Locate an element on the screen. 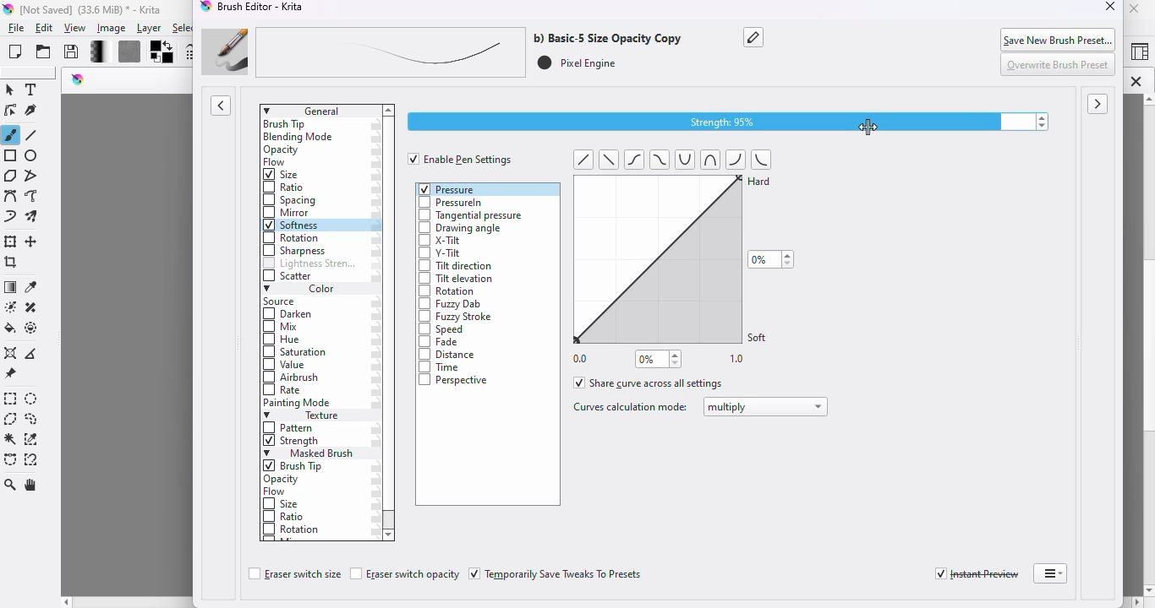  tild is located at coordinates (657, 159).